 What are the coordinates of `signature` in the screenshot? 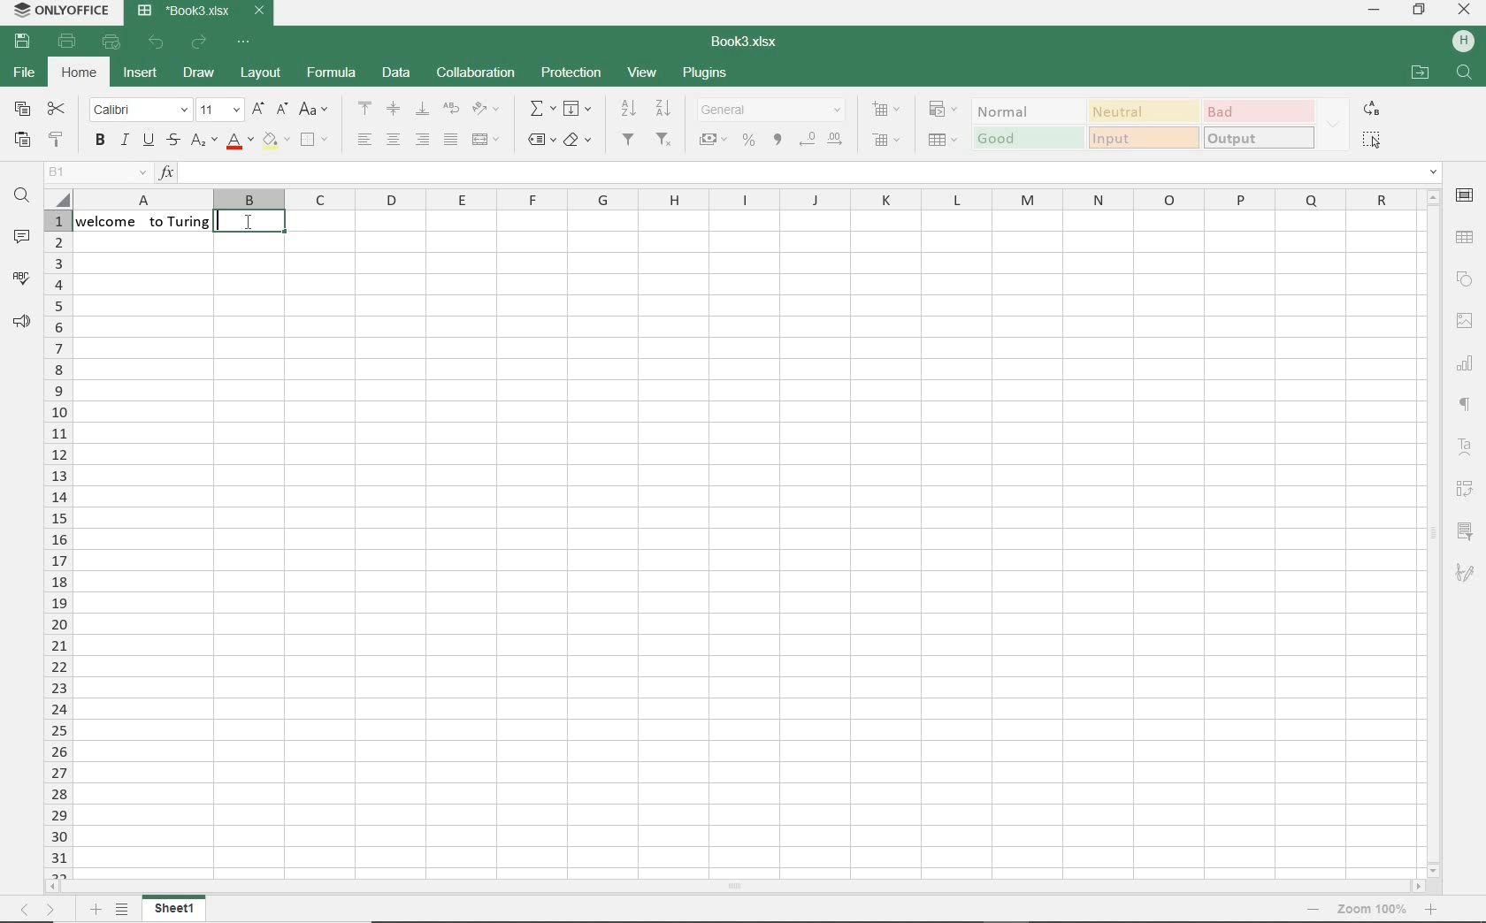 It's located at (1467, 571).